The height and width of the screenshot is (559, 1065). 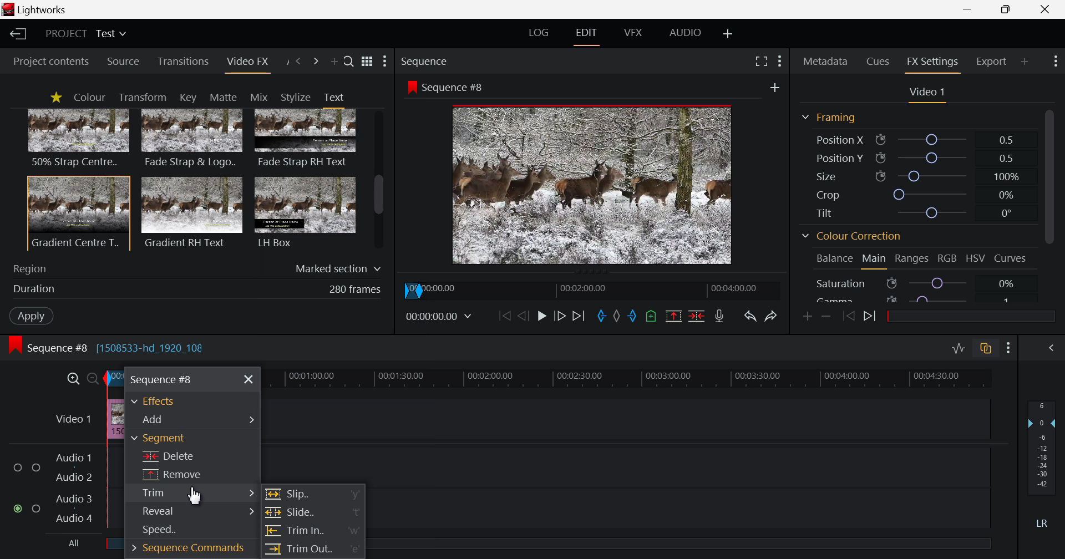 I want to click on Cursor, so click(x=197, y=497).